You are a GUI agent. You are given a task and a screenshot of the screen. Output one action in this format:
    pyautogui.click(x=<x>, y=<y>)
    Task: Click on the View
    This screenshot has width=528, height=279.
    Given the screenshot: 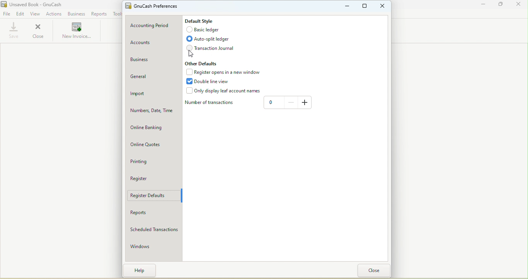 What is the action you would take?
    pyautogui.click(x=36, y=14)
    